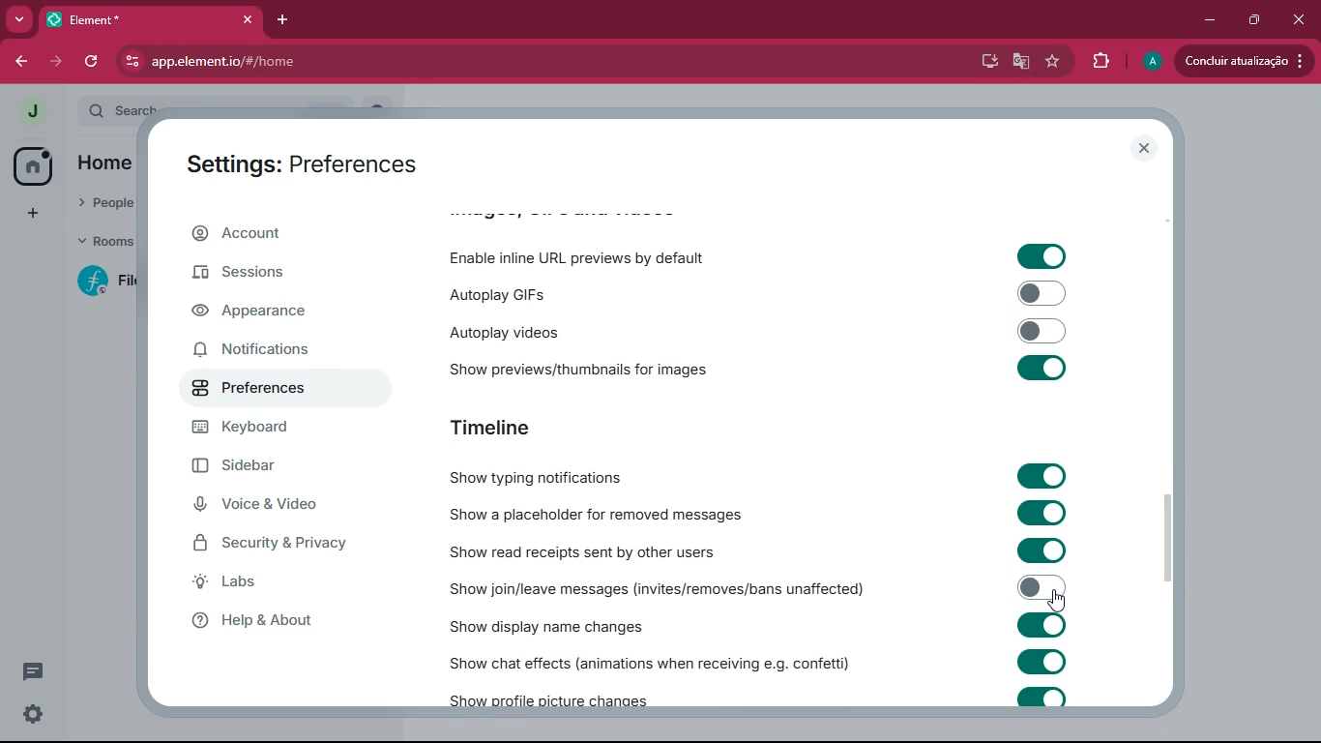 This screenshot has height=743, width=1321. I want to click on show a placeholder for removed messages, so click(596, 516).